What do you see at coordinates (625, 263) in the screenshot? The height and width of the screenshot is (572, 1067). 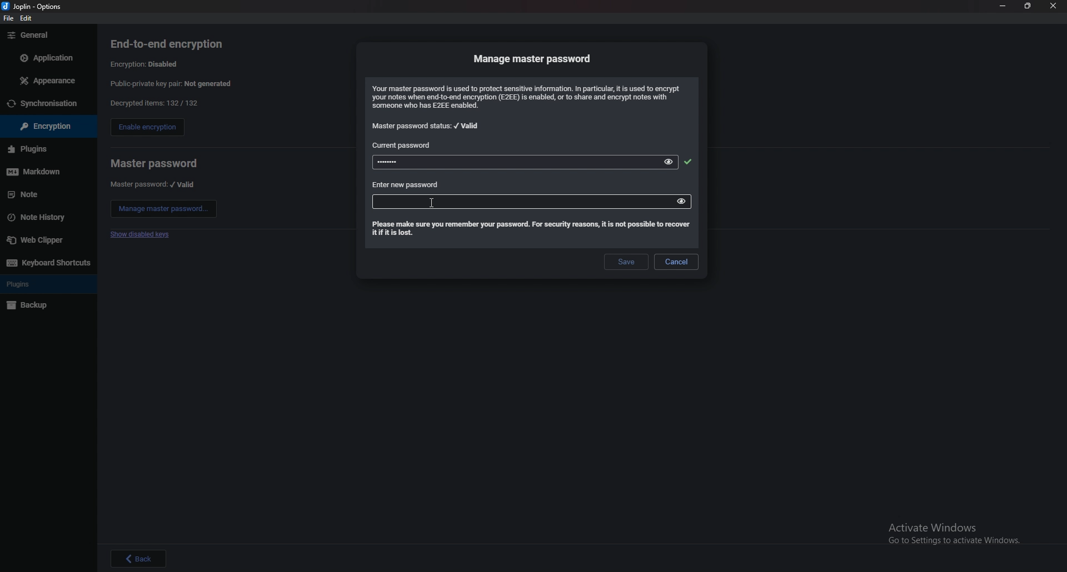 I see `save` at bounding box center [625, 263].